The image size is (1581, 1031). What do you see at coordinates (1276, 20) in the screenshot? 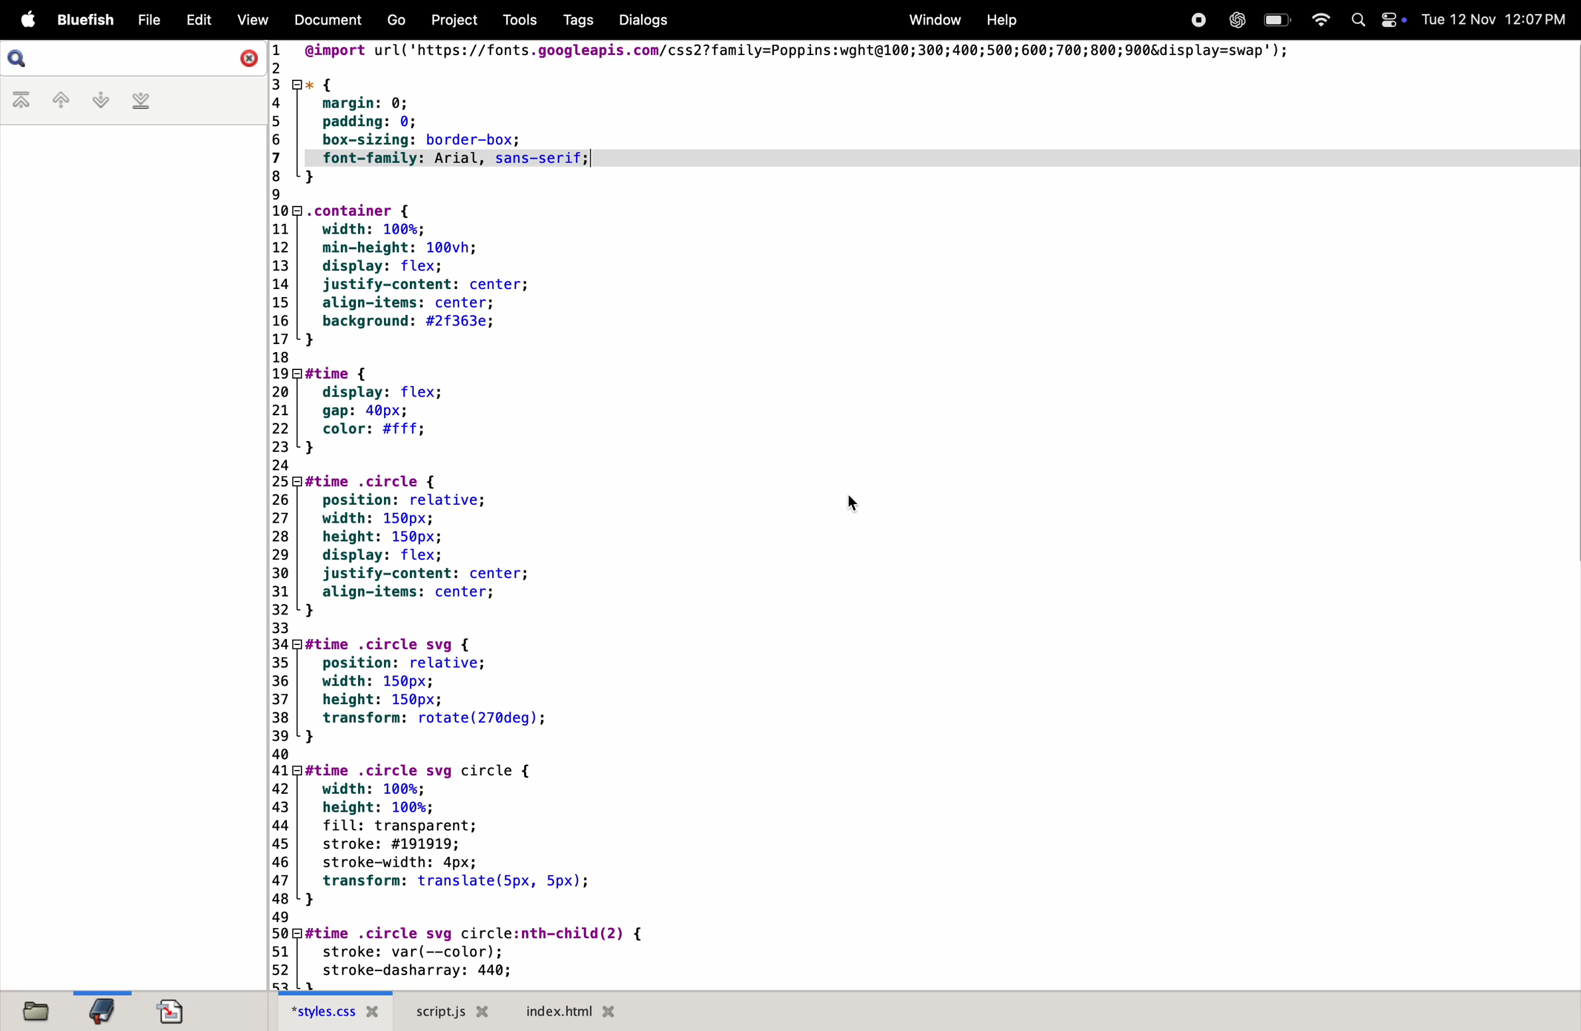
I see `battery` at bounding box center [1276, 20].